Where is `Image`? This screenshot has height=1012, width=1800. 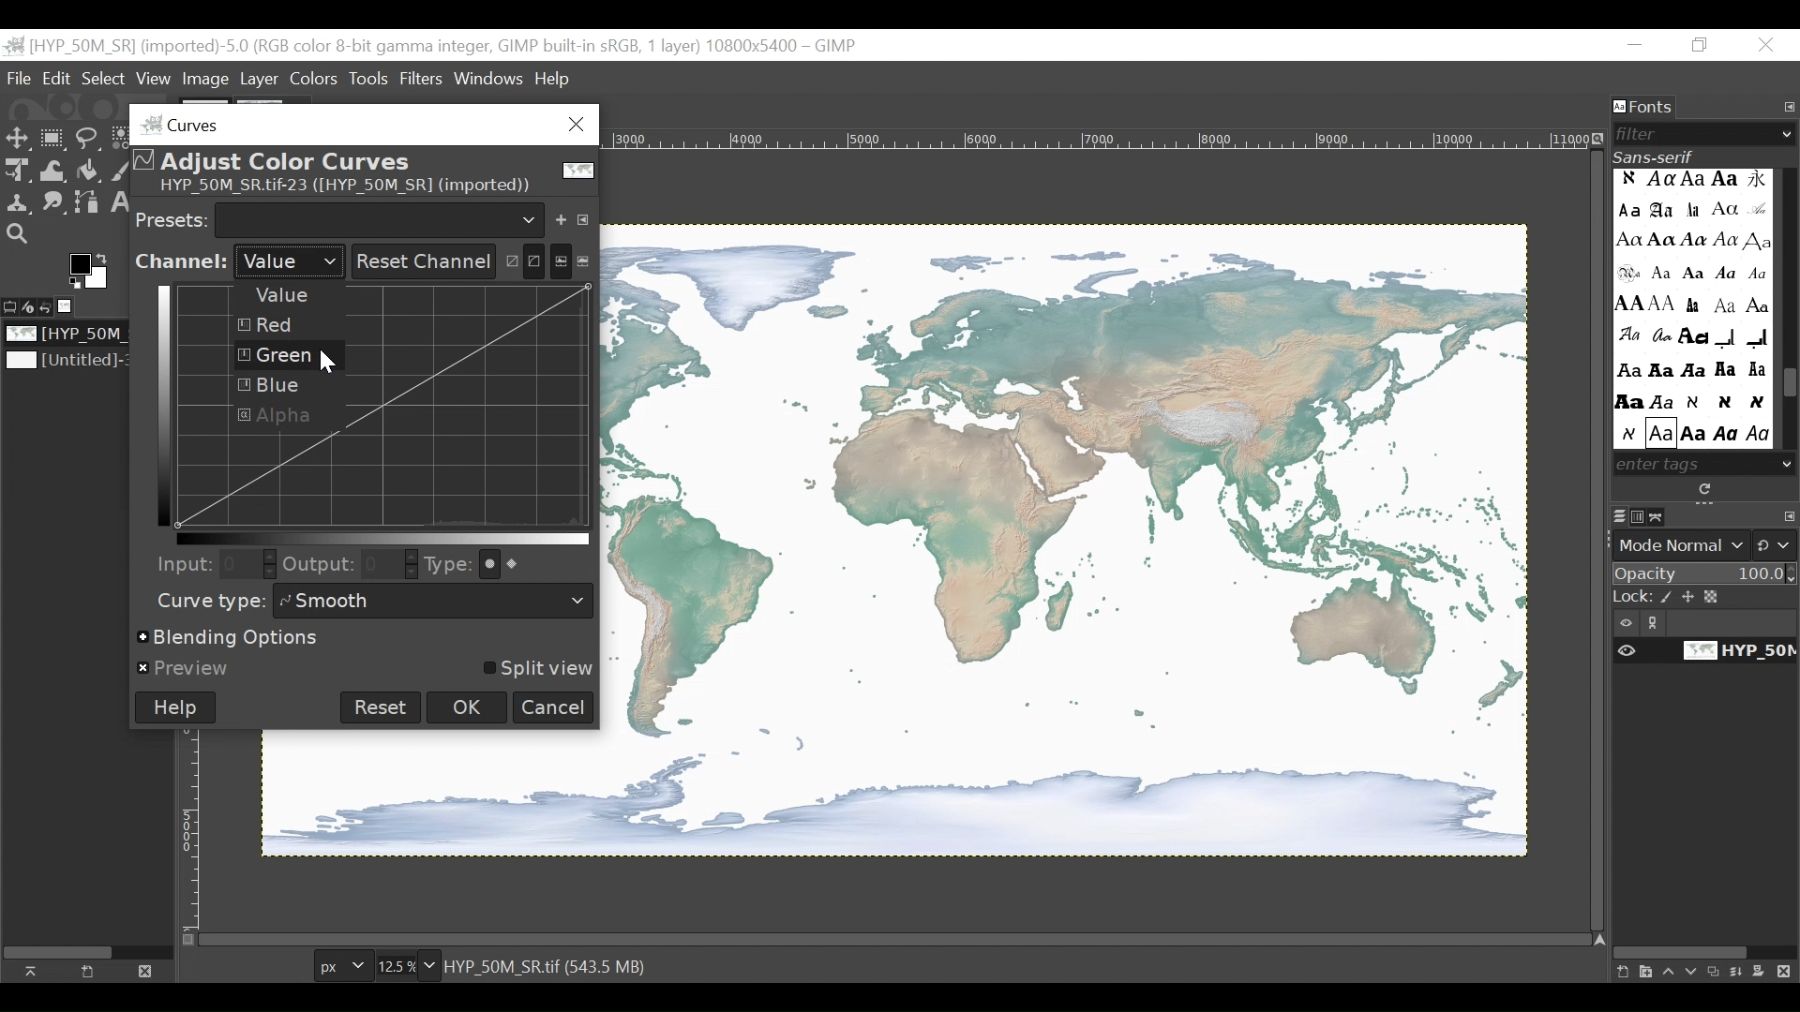
Image is located at coordinates (207, 80).